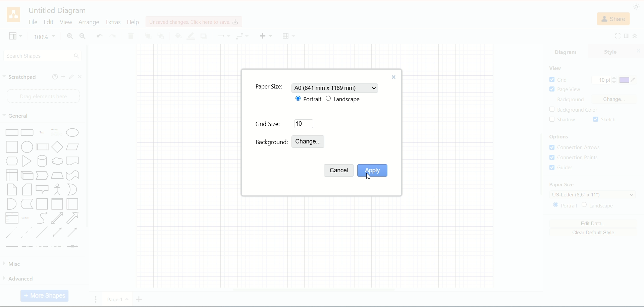 The image size is (644, 307). Describe the element at coordinates (20, 77) in the screenshot. I see `scratch pad` at that location.